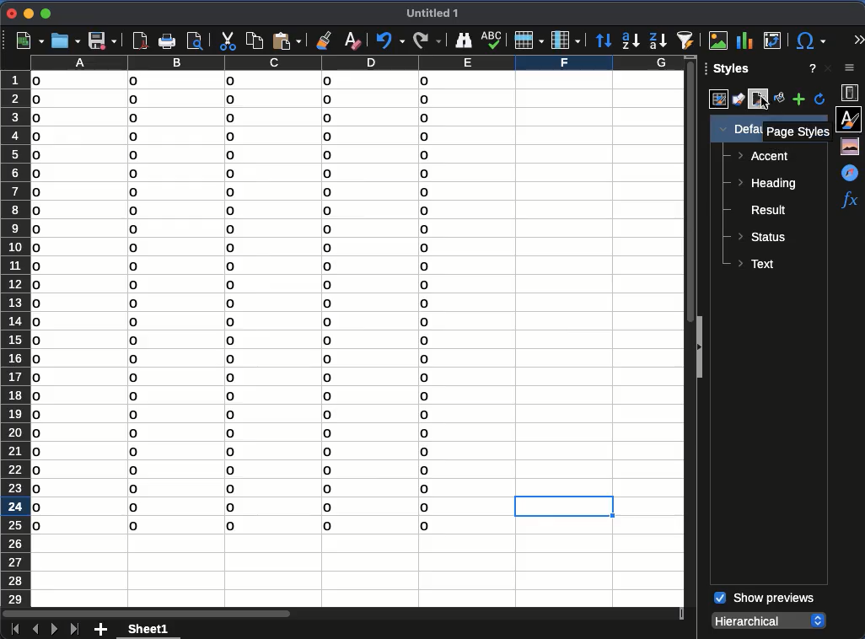  Describe the element at coordinates (29, 41) in the screenshot. I see `new` at that location.